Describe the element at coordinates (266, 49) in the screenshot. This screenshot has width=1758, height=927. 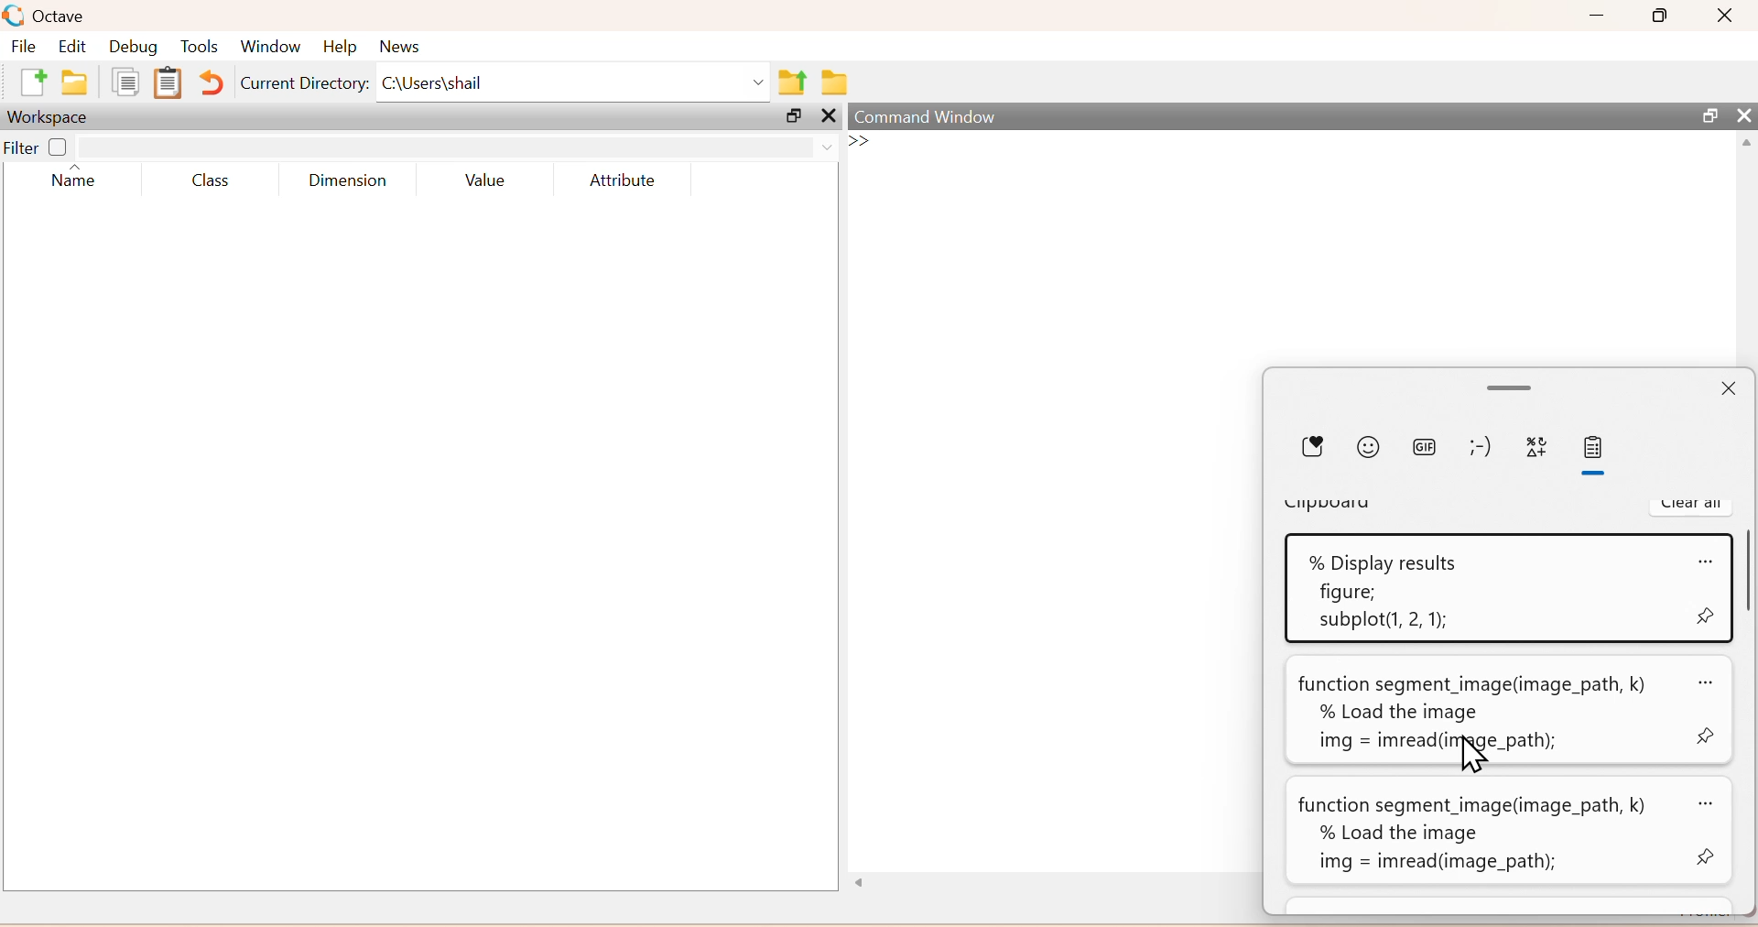
I see `Window` at that location.